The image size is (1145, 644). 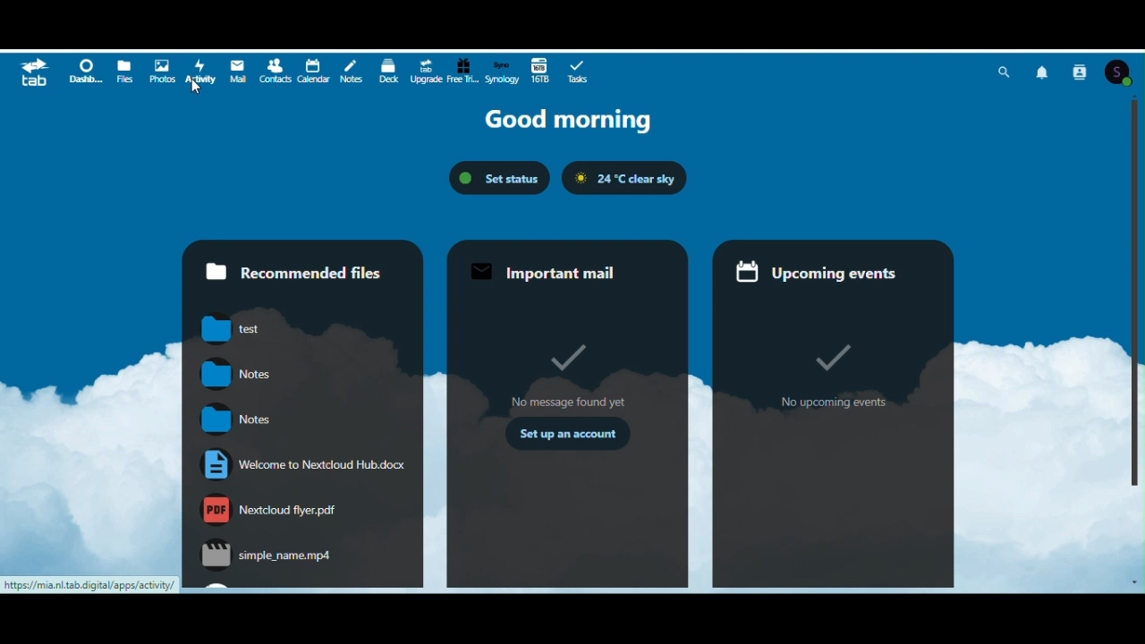 I want to click on Good morning, so click(x=566, y=117).